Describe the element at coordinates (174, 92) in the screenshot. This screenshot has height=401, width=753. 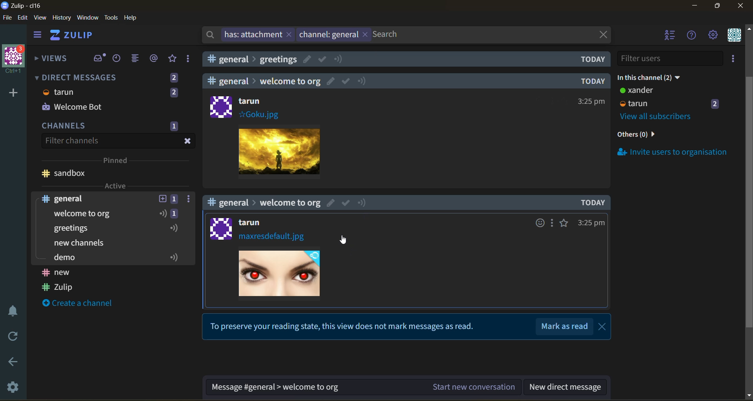
I see `2` at that location.